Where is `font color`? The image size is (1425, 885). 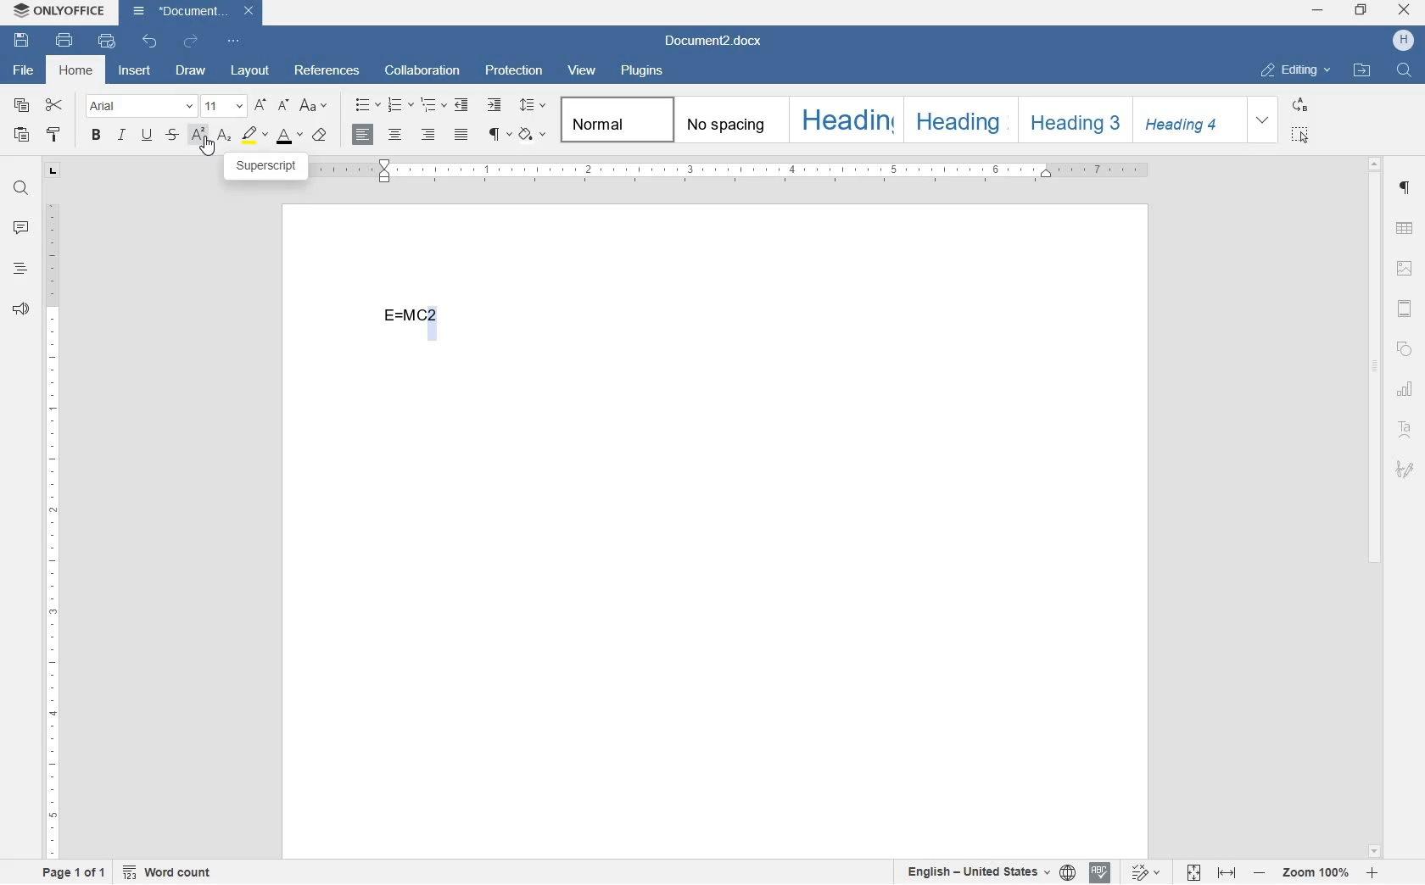
font color is located at coordinates (291, 136).